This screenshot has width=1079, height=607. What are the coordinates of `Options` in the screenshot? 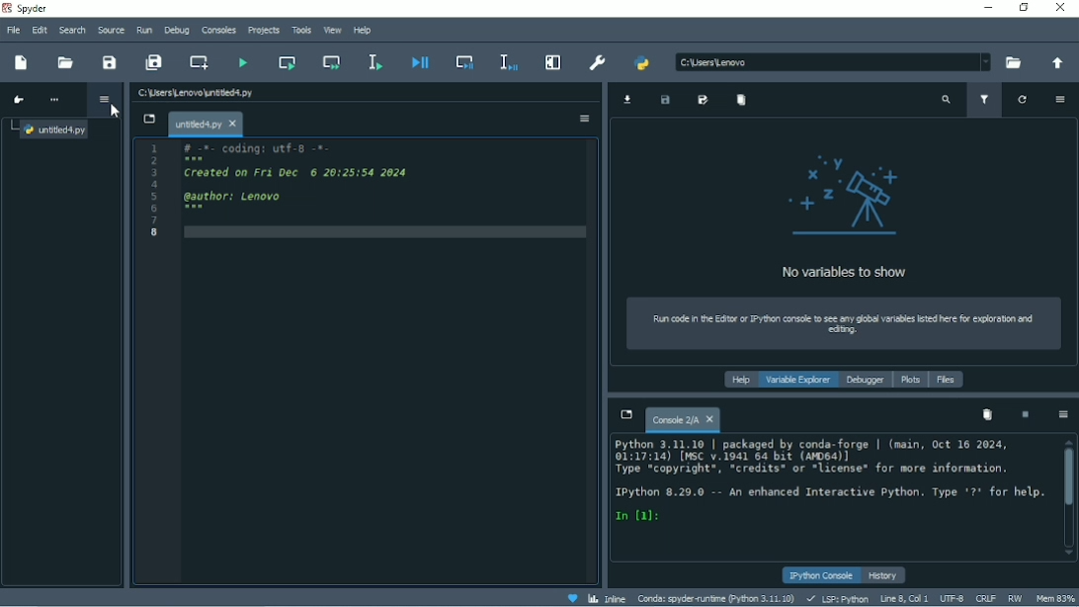 It's located at (585, 119).